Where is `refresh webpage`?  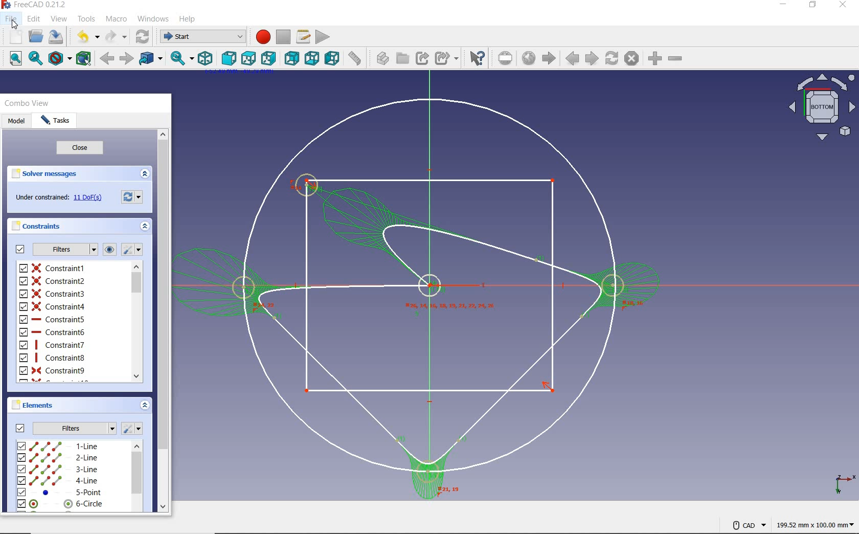 refresh webpage is located at coordinates (613, 59).